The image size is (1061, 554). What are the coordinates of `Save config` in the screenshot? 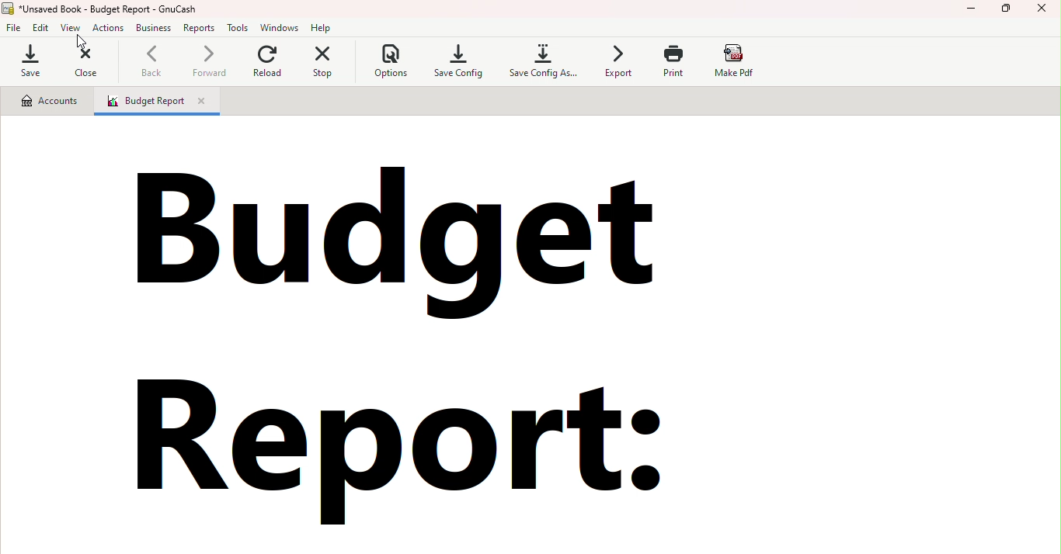 It's located at (457, 63).